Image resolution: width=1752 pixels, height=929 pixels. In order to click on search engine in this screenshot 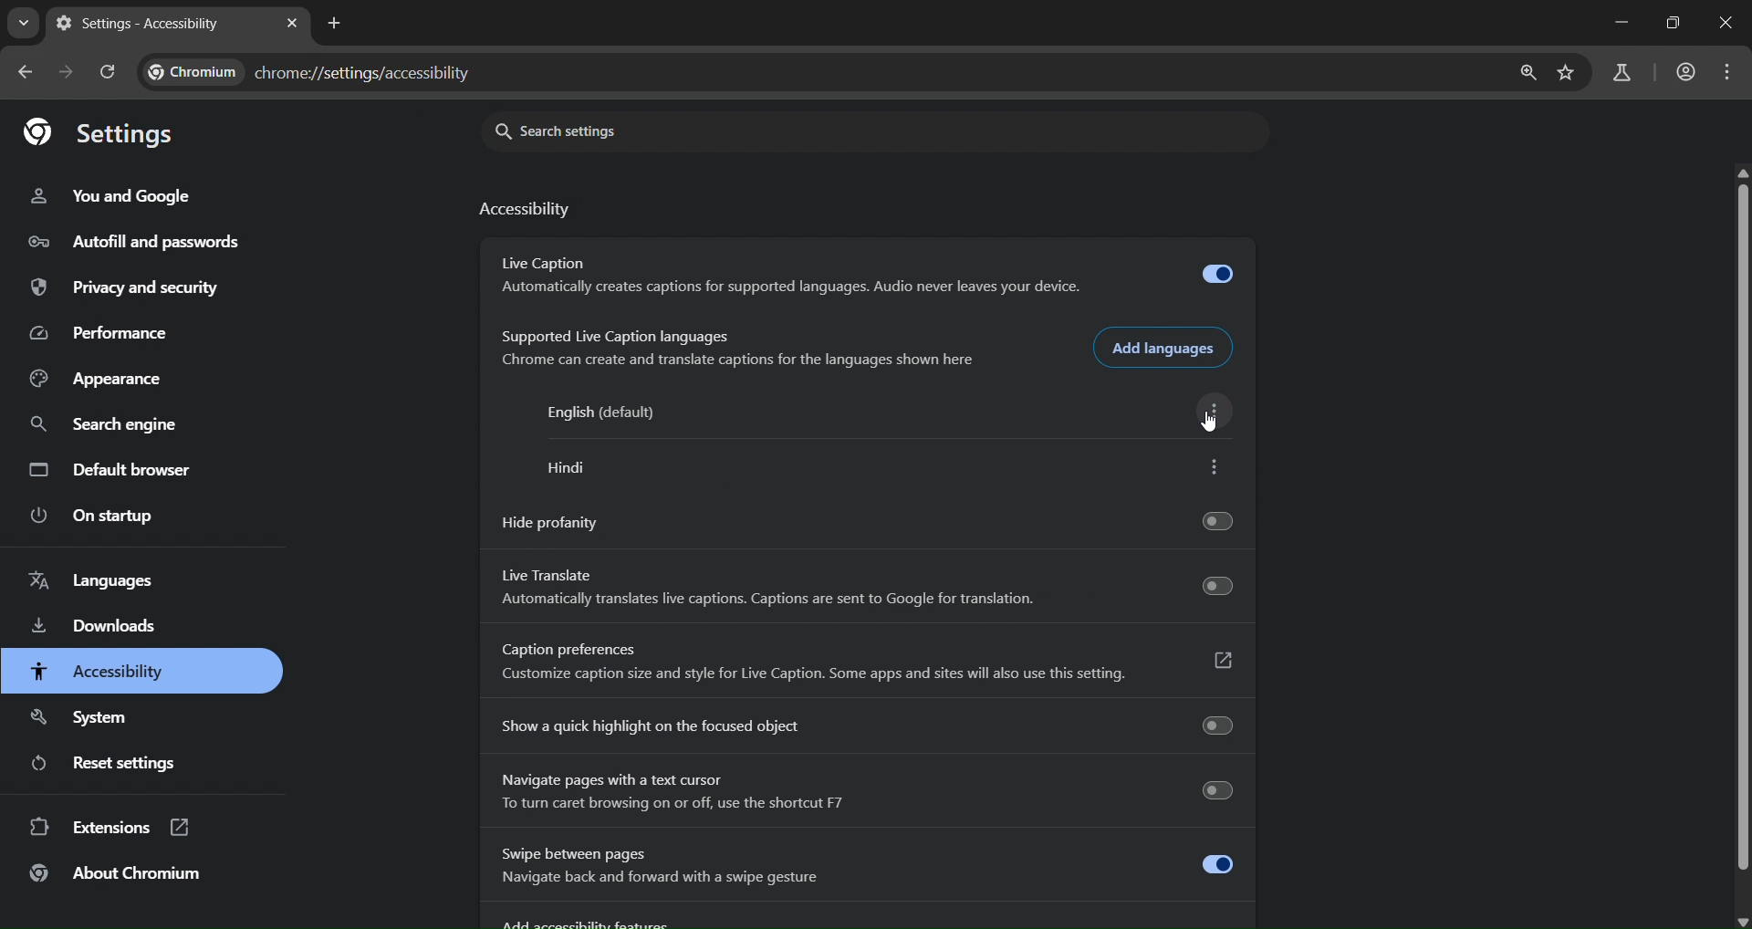, I will do `click(106, 424)`.